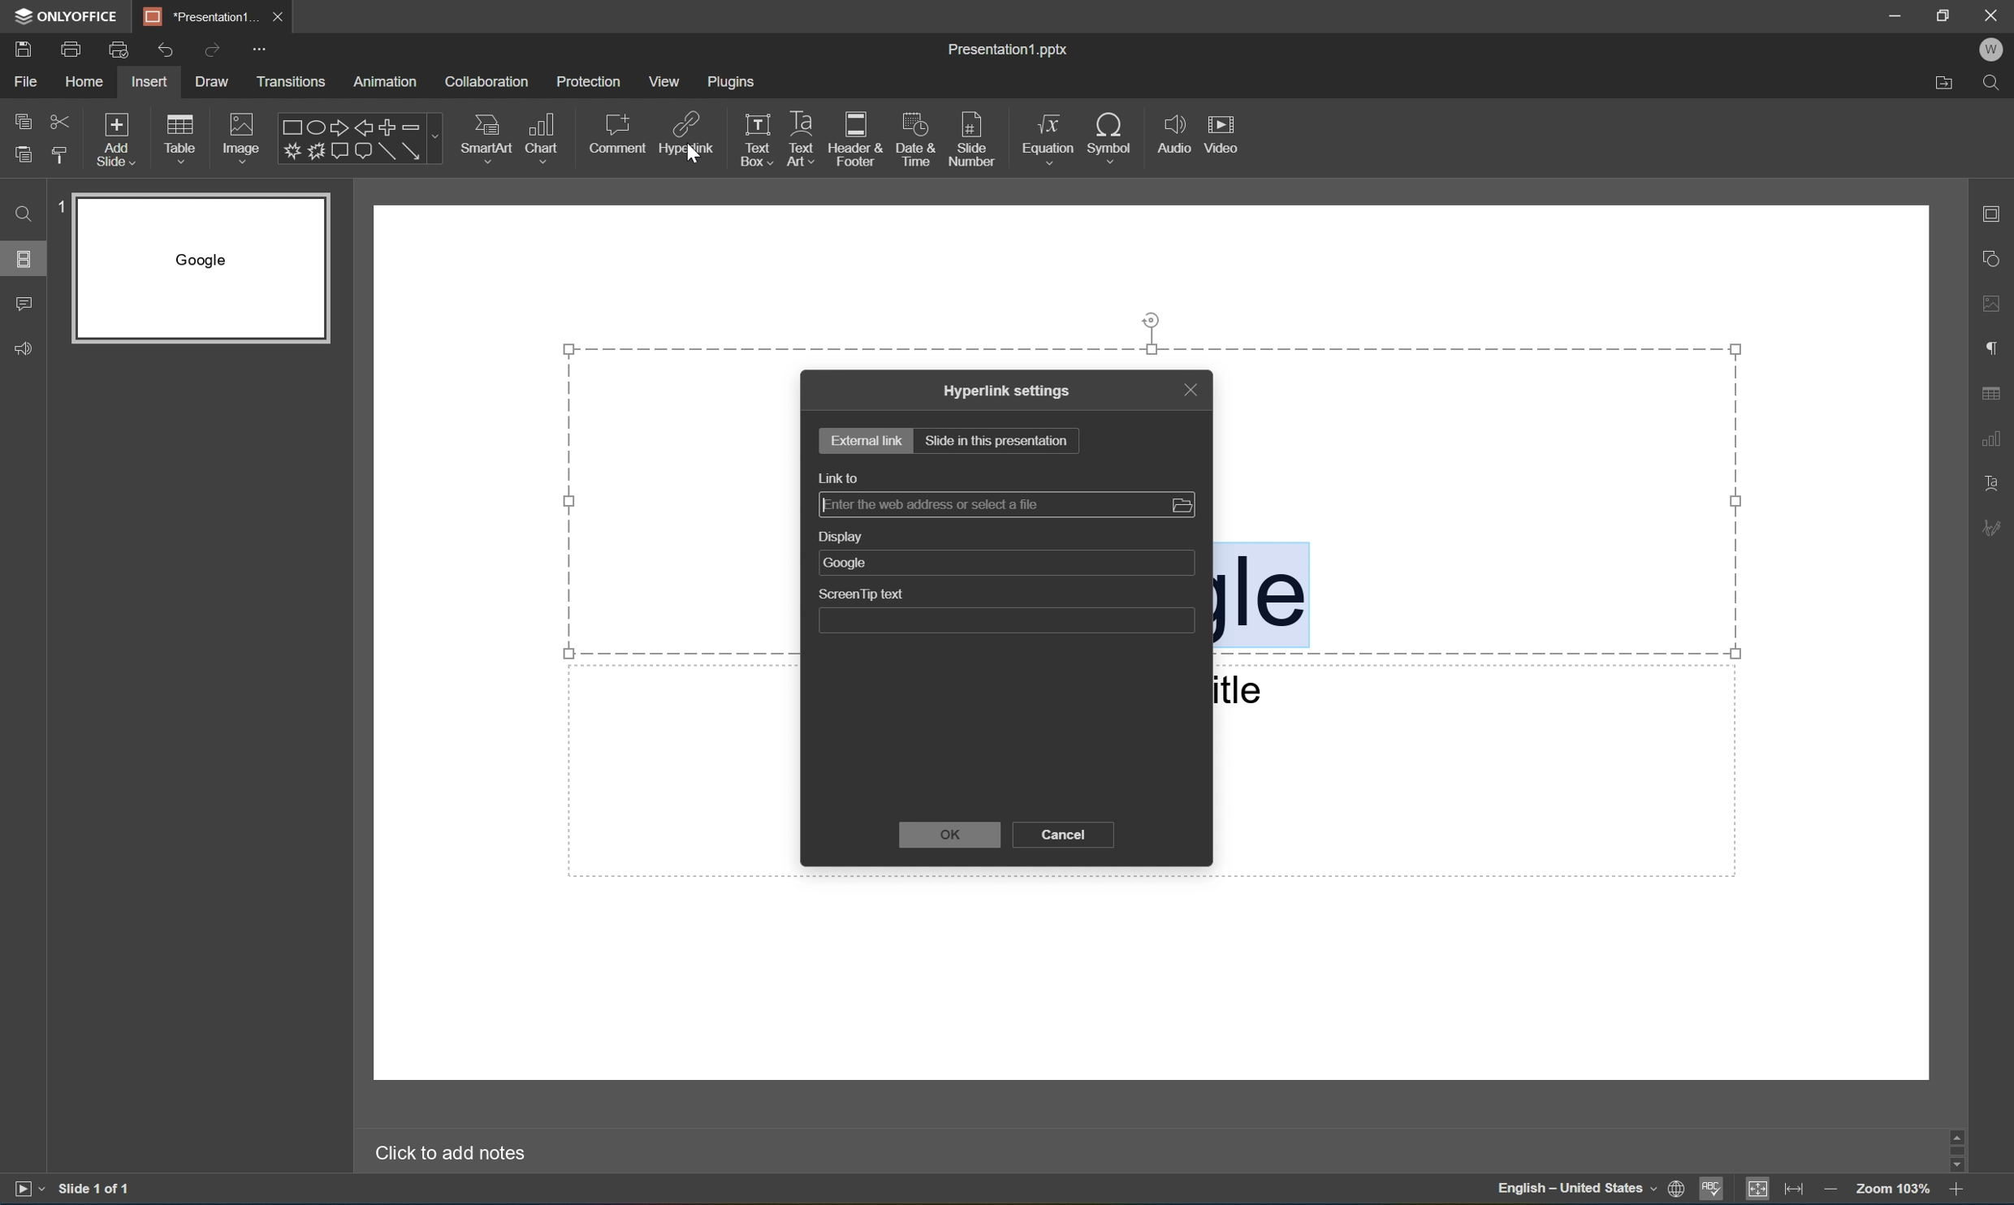 This screenshot has height=1205, width=2014. What do you see at coordinates (1762, 1189) in the screenshot?
I see `Fit to slide` at bounding box center [1762, 1189].